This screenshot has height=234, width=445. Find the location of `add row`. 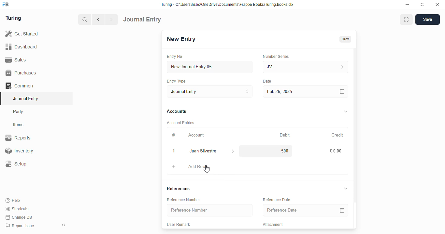

add row is located at coordinates (197, 166).